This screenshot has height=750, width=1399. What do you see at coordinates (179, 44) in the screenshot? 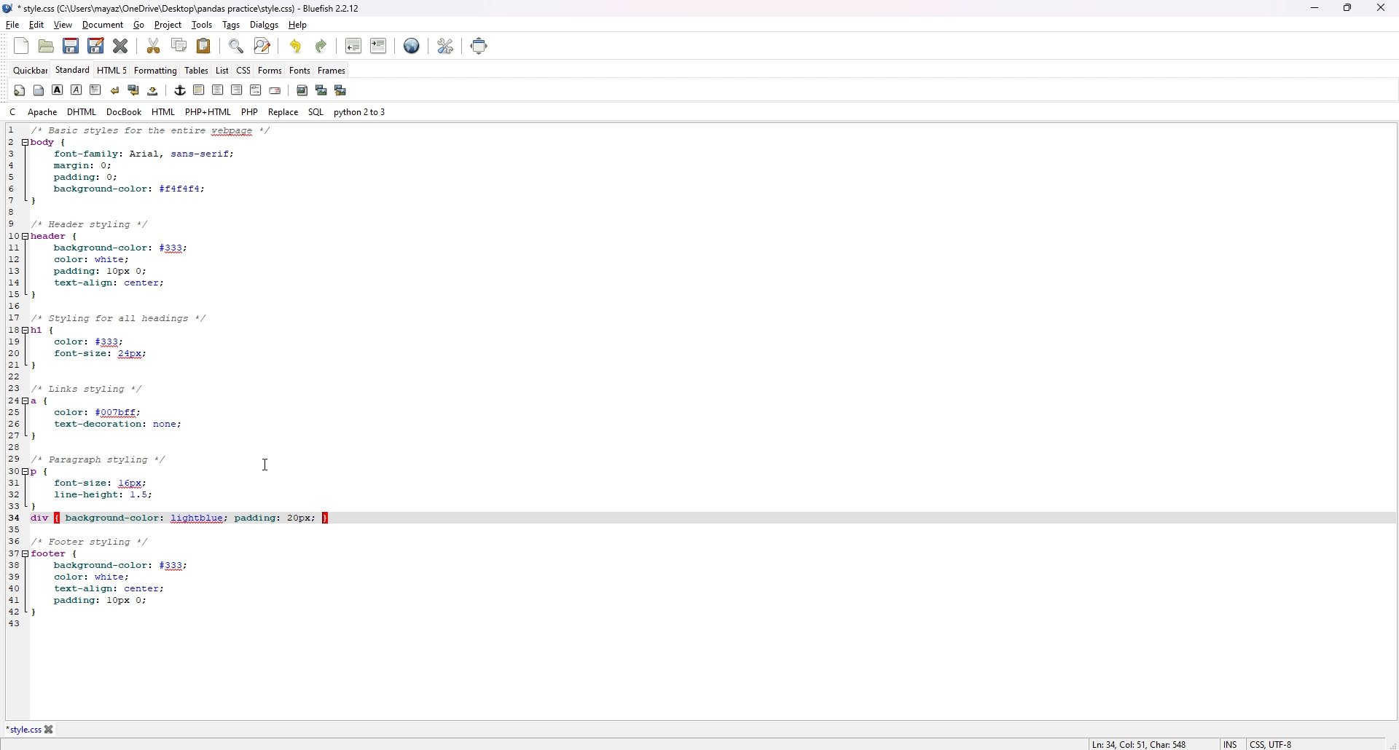
I see `copy` at bounding box center [179, 44].